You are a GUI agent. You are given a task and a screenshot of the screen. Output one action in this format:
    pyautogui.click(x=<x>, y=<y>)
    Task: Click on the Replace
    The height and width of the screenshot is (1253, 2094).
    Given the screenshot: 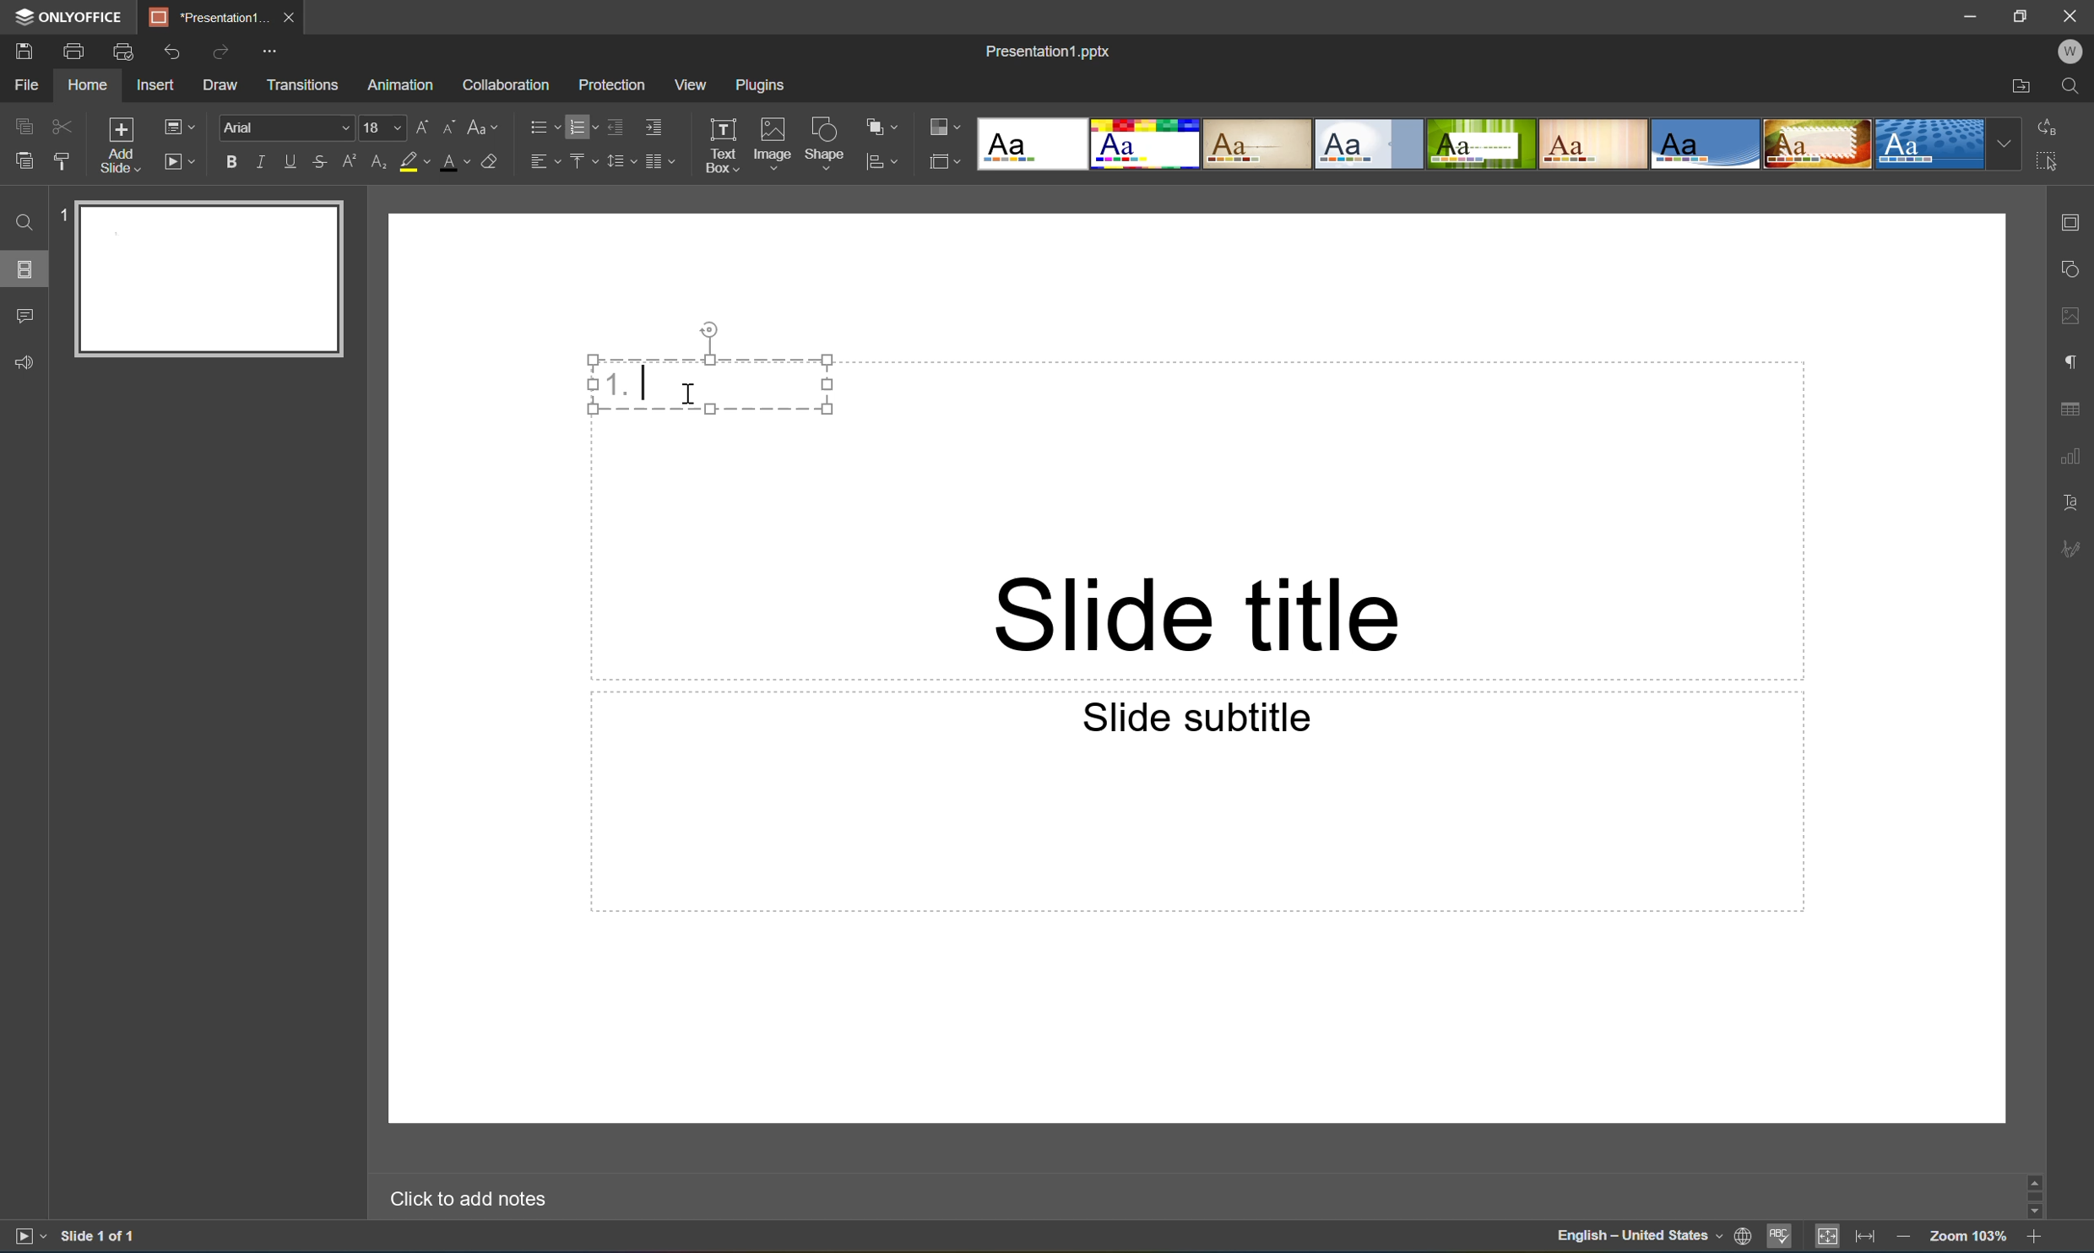 What is the action you would take?
    pyautogui.click(x=2051, y=125)
    